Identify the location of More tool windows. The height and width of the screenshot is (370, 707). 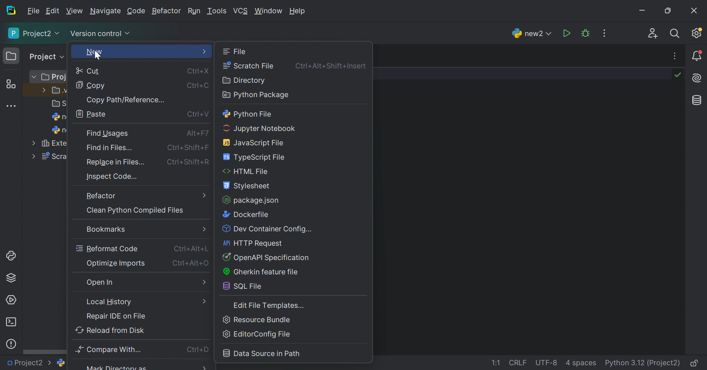
(11, 106).